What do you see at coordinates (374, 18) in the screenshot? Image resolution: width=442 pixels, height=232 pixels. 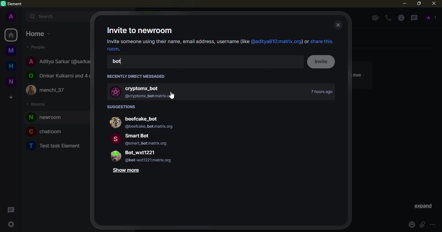 I see `video call` at bounding box center [374, 18].